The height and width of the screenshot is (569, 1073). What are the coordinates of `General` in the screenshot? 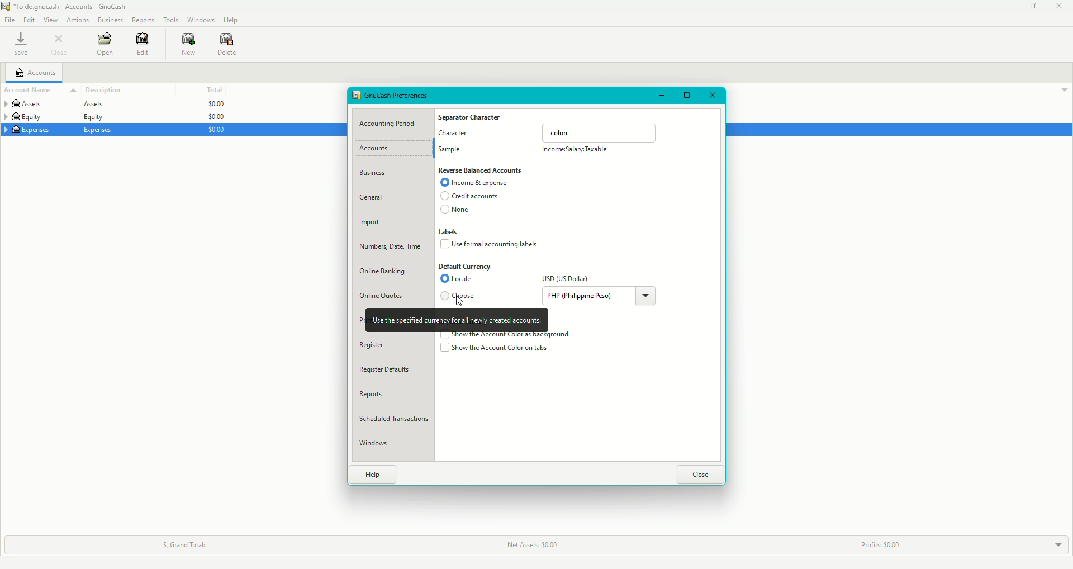 It's located at (373, 197).